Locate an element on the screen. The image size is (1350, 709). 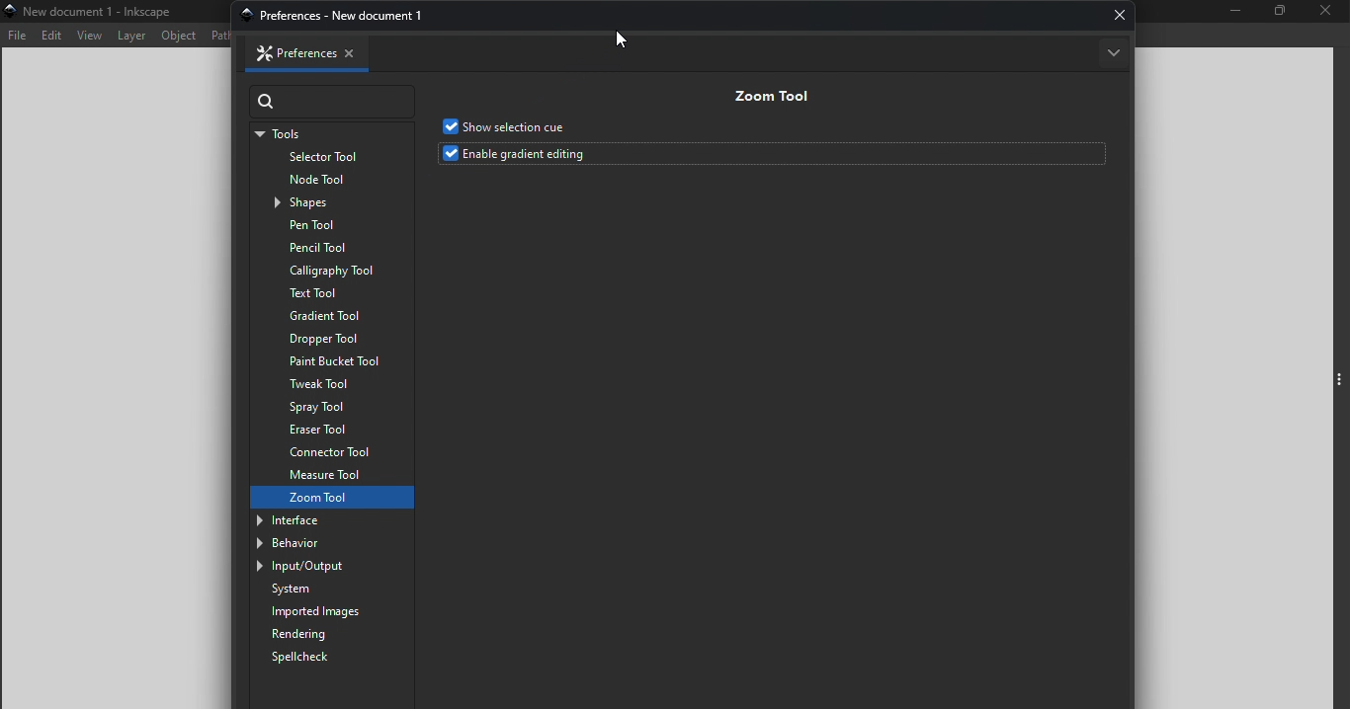
Text tool is located at coordinates (315, 292).